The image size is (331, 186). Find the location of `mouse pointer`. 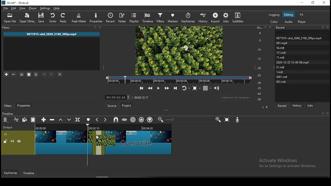

mouse pointer is located at coordinates (99, 139).